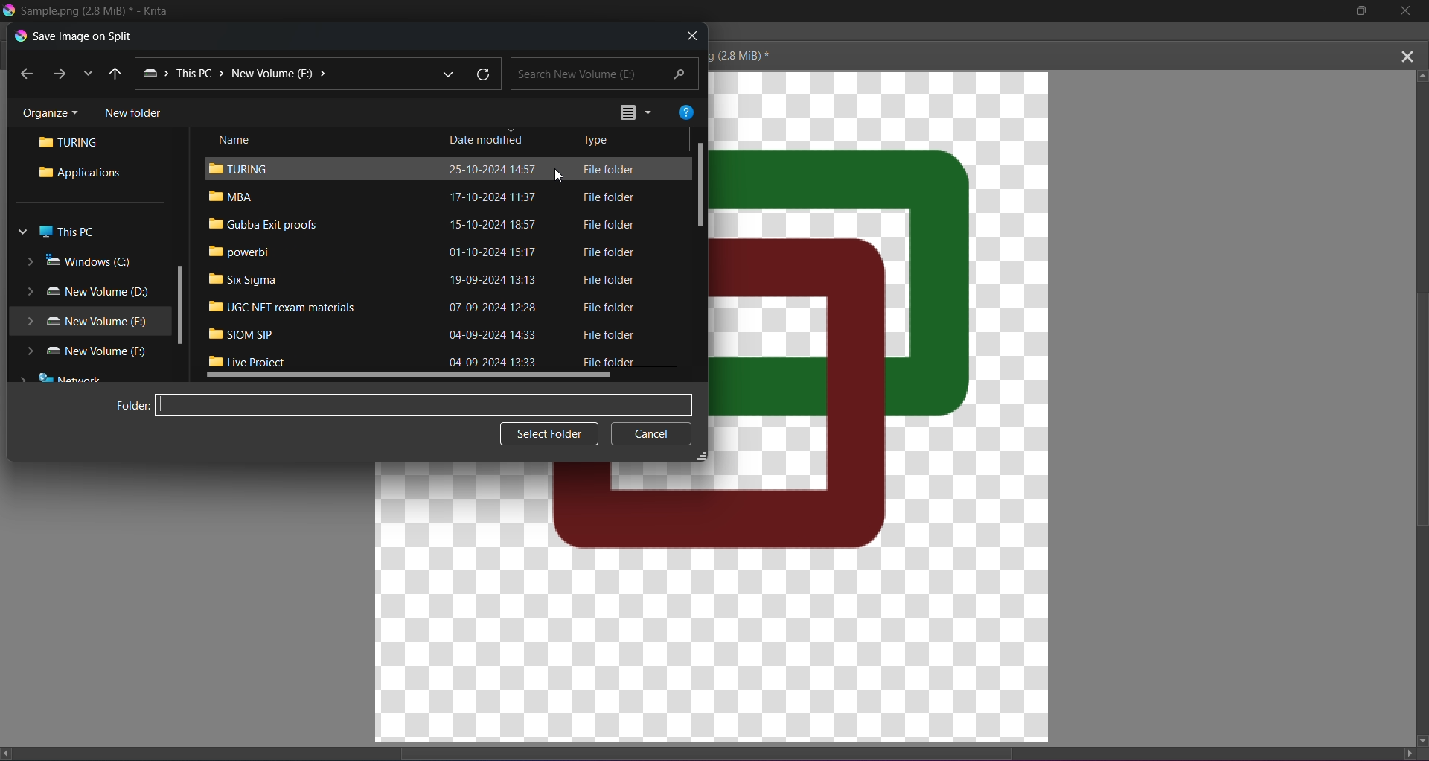 The image size is (1429, 761). Describe the element at coordinates (115, 72) in the screenshot. I see `Back` at that location.